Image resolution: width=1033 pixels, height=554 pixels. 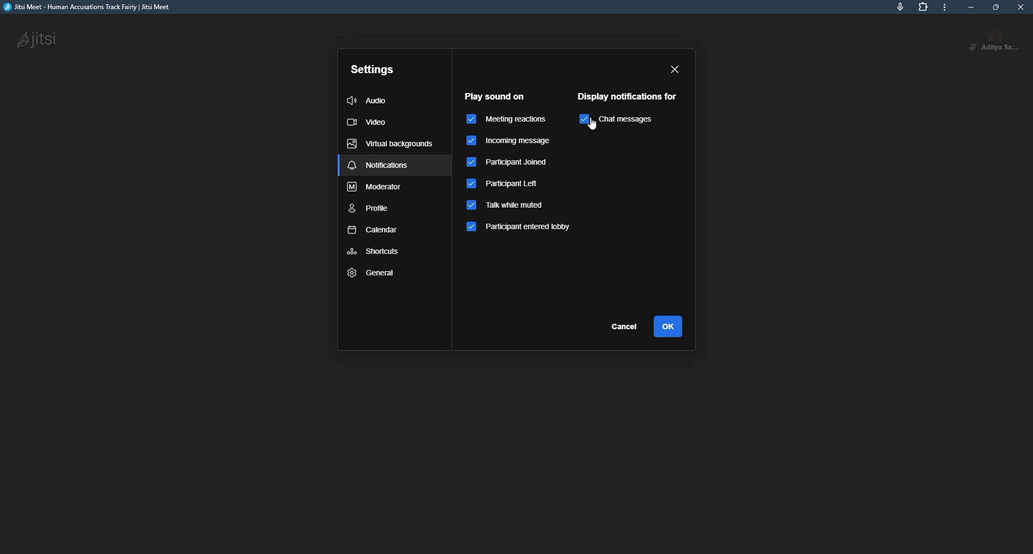 What do you see at coordinates (506, 204) in the screenshot?
I see `talk while muted` at bounding box center [506, 204].